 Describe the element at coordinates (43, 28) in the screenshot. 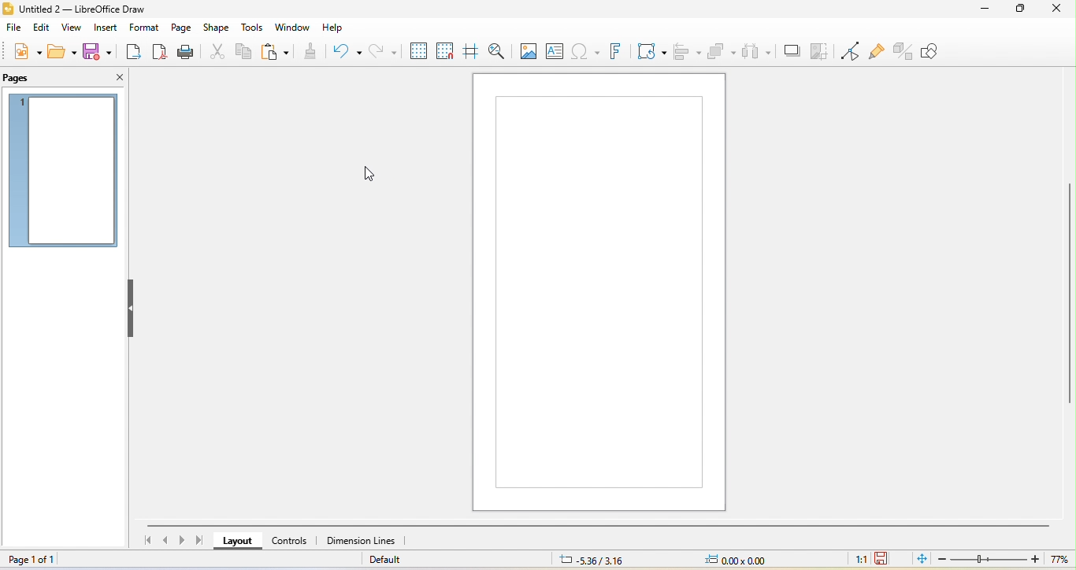

I see `edit` at that location.